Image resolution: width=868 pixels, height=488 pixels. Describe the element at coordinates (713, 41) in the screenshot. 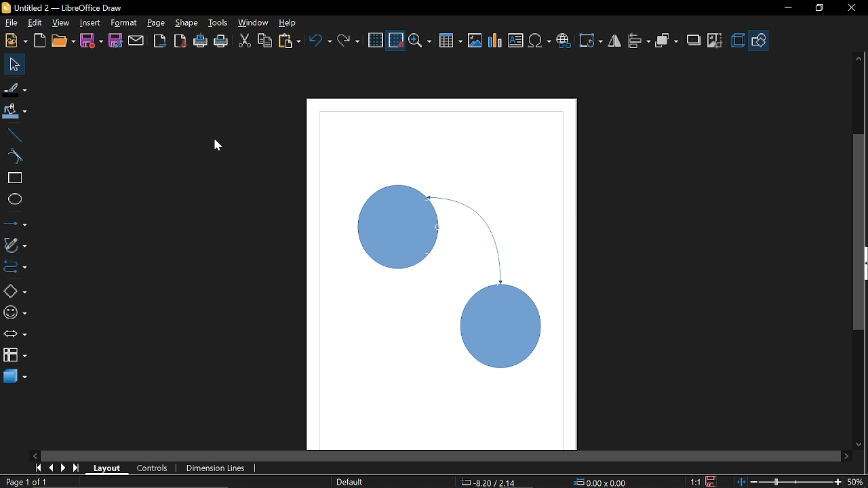

I see `Crop` at that location.